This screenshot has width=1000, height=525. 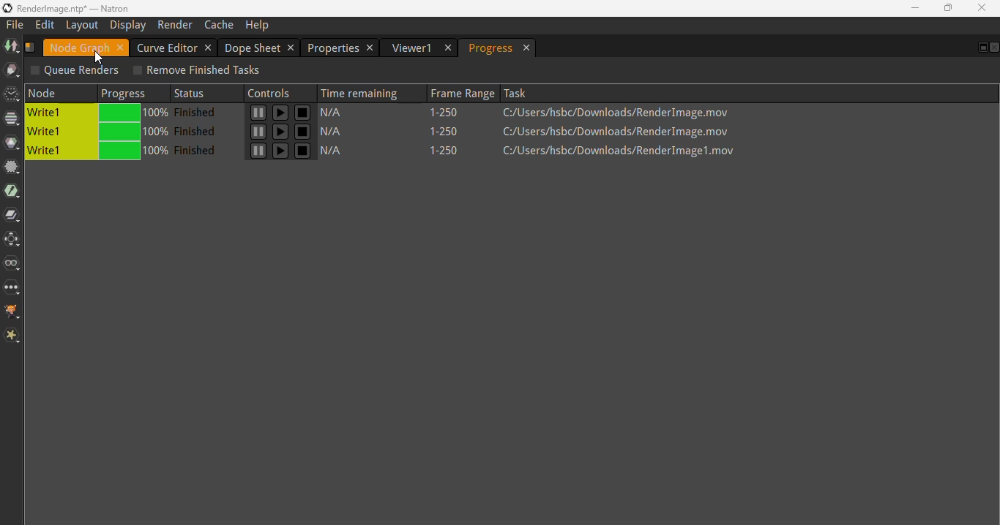 I want to click on image, so click(x=10, y=45).